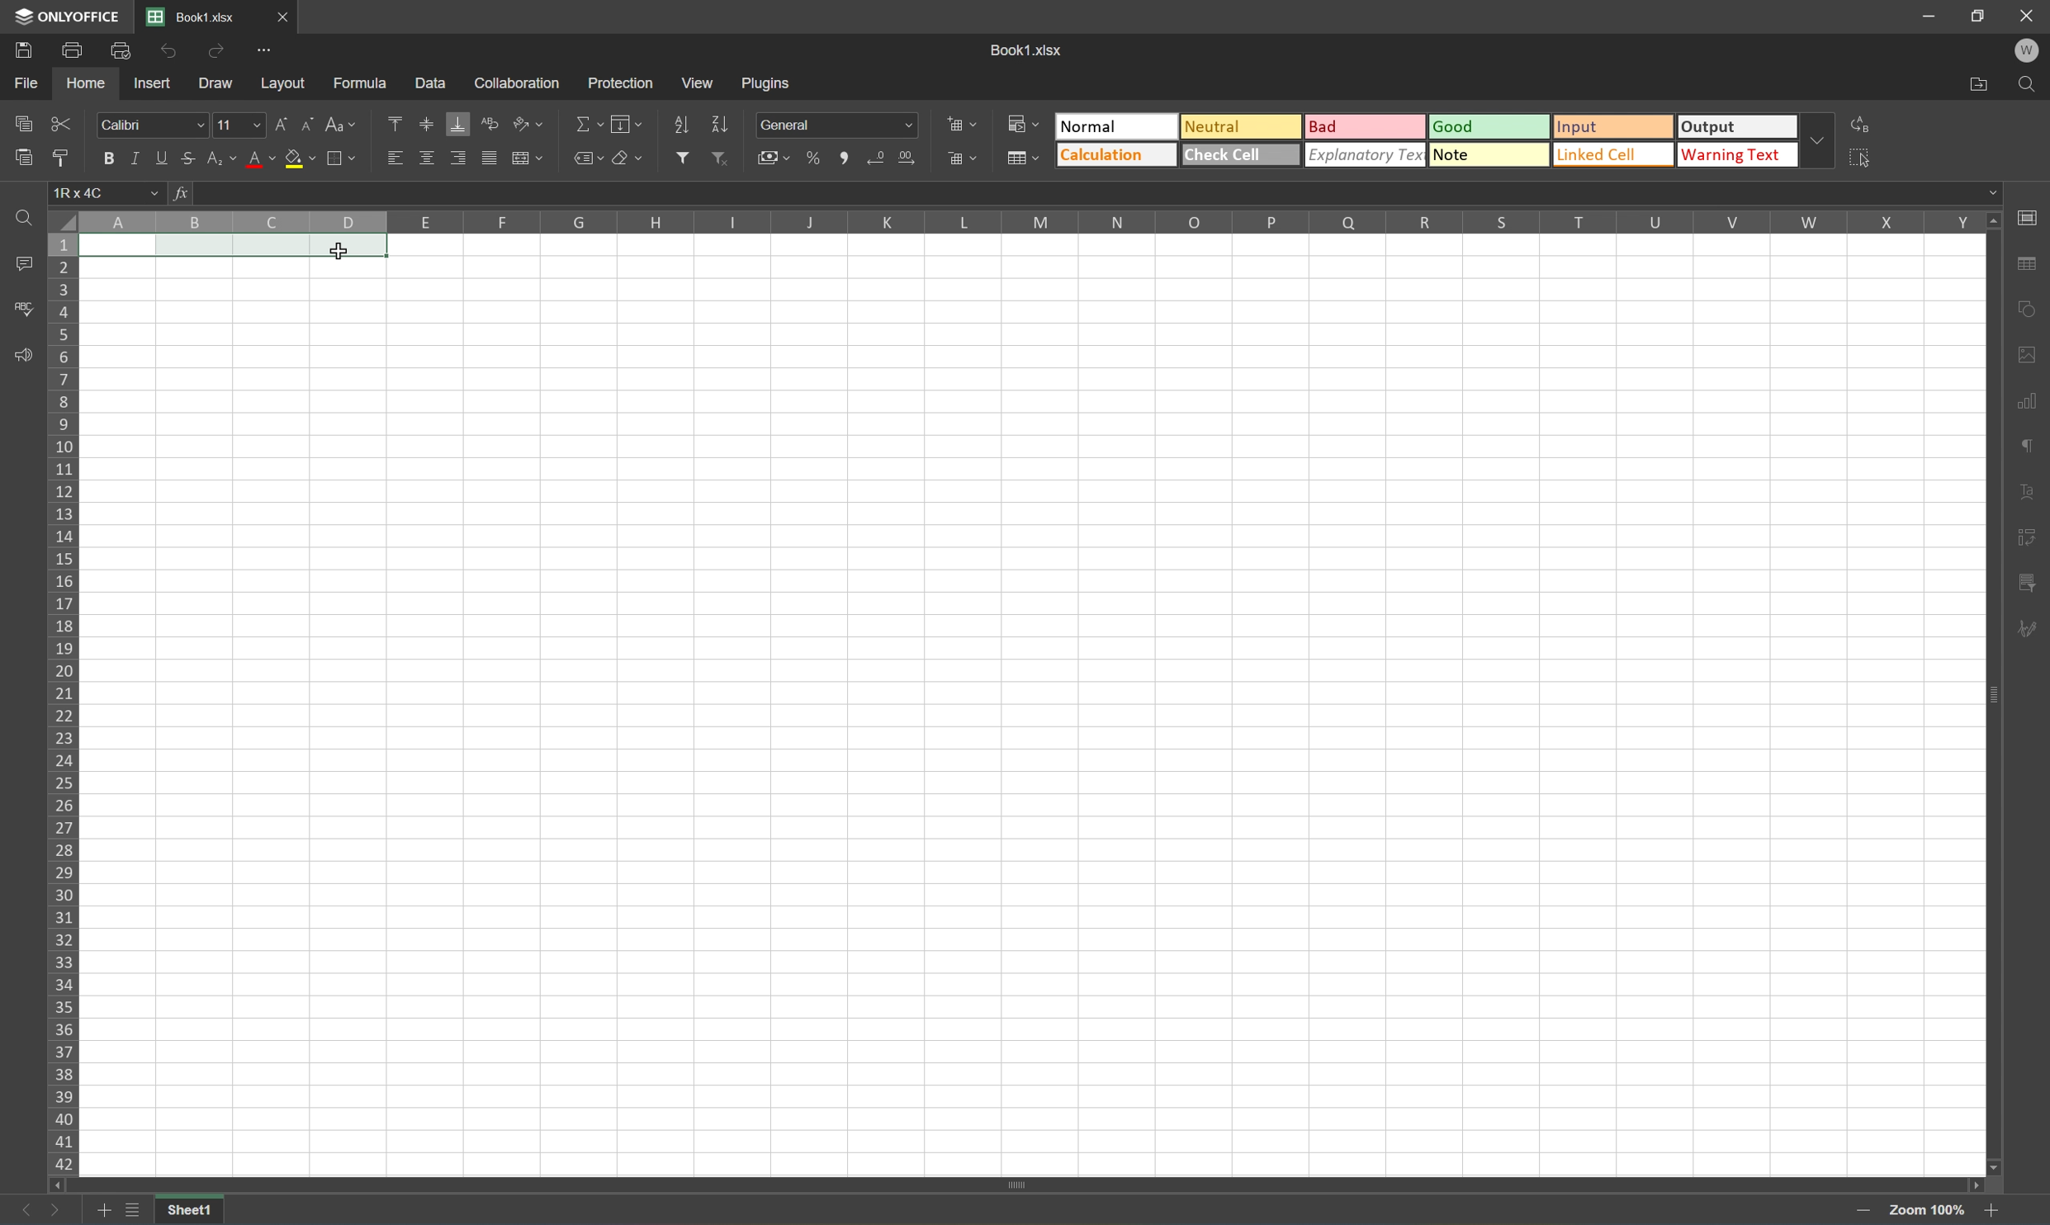  I want to click on Delete cells, so click(961, 157).